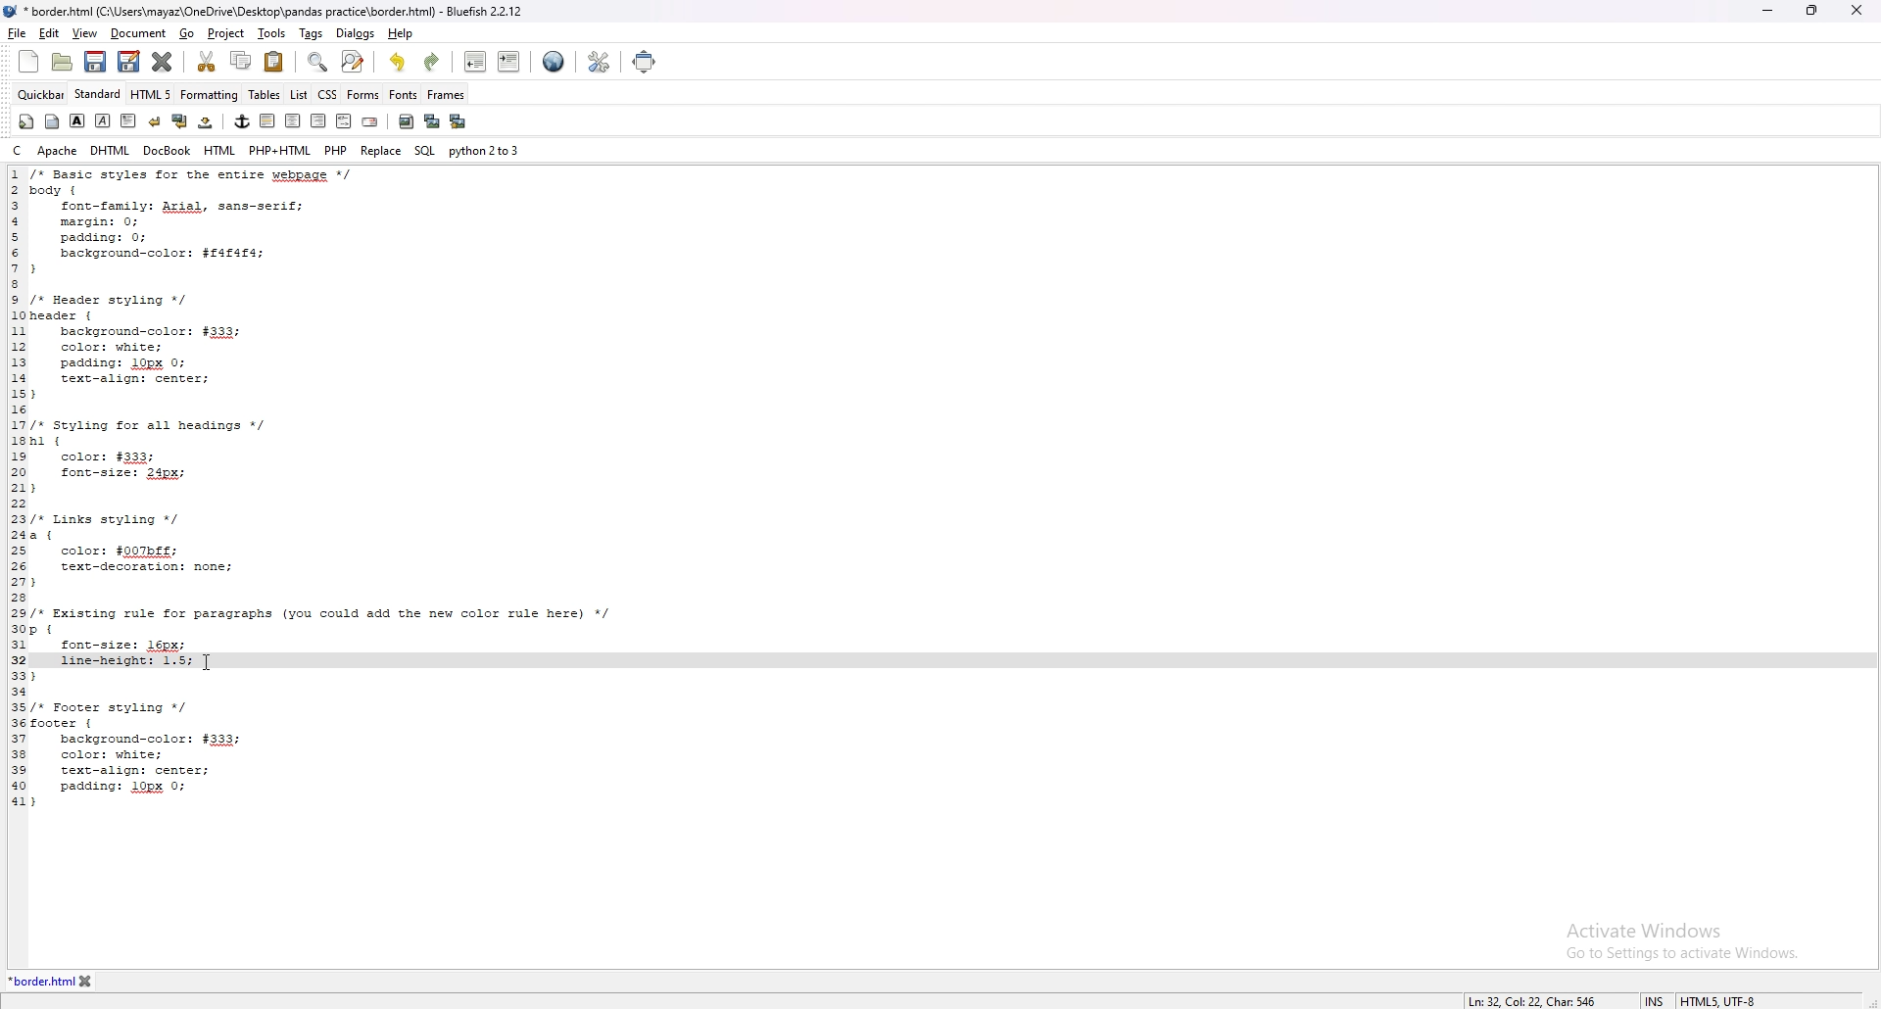  Describe the element at coordinates (508, 63) in the screenshot. I see `indent` at that location.